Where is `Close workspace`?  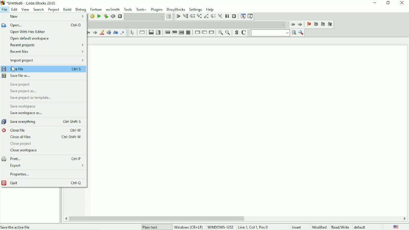
Close workspace is located at coordinates (25, 151).